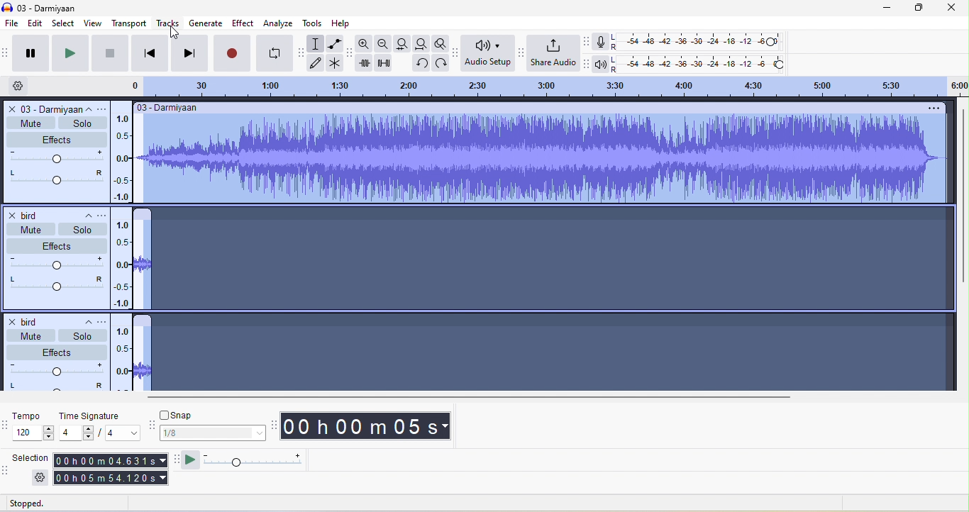 The height and width of the screenshot is (512, 969). I want to click on audacity snapping toolbar, so click(150, 425).